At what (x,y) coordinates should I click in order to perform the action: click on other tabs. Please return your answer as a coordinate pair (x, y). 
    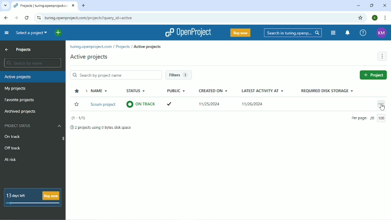
    Looking at the image, I should click on (5, 6).